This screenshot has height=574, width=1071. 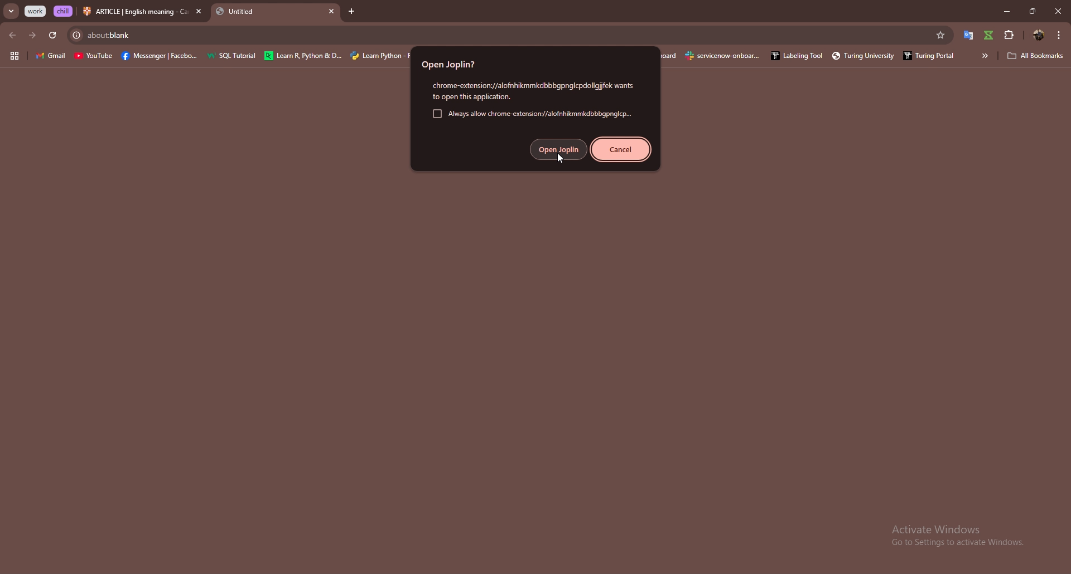 What do you see at coordinates (1036, 56) in the screenshot?
I see `all bookmarks` at bounding box center [1036, 56].